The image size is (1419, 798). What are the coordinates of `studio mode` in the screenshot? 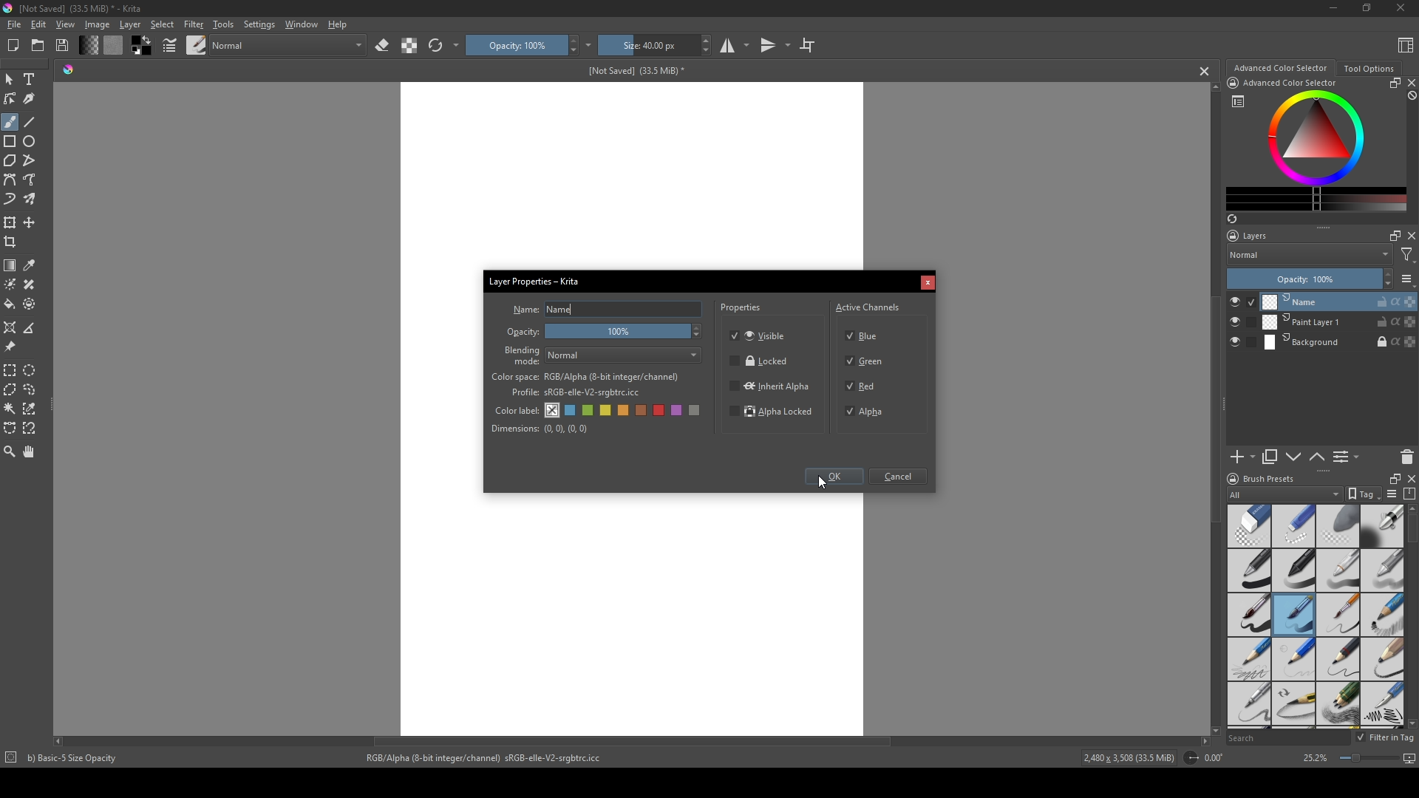 It's located at (735, 45).